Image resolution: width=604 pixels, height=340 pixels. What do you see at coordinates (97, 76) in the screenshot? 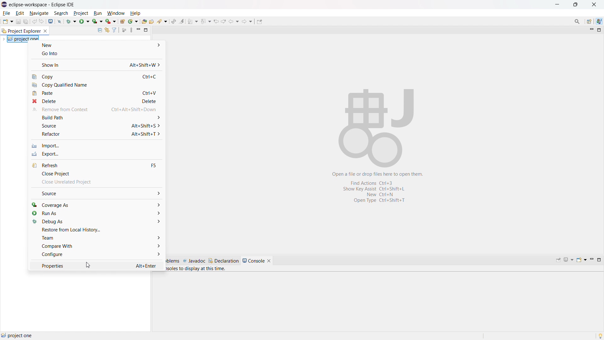
I see `copy` at bounding box center [97, 76].